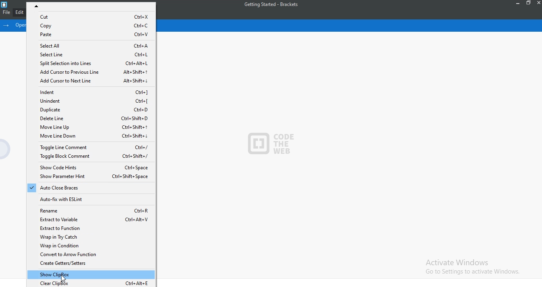 The width and height of the screenshot is (542, 287). What do you see at coordinates (92, 228) in the screenshot?
I see `Extract to function` at bounding box center [92, 228].